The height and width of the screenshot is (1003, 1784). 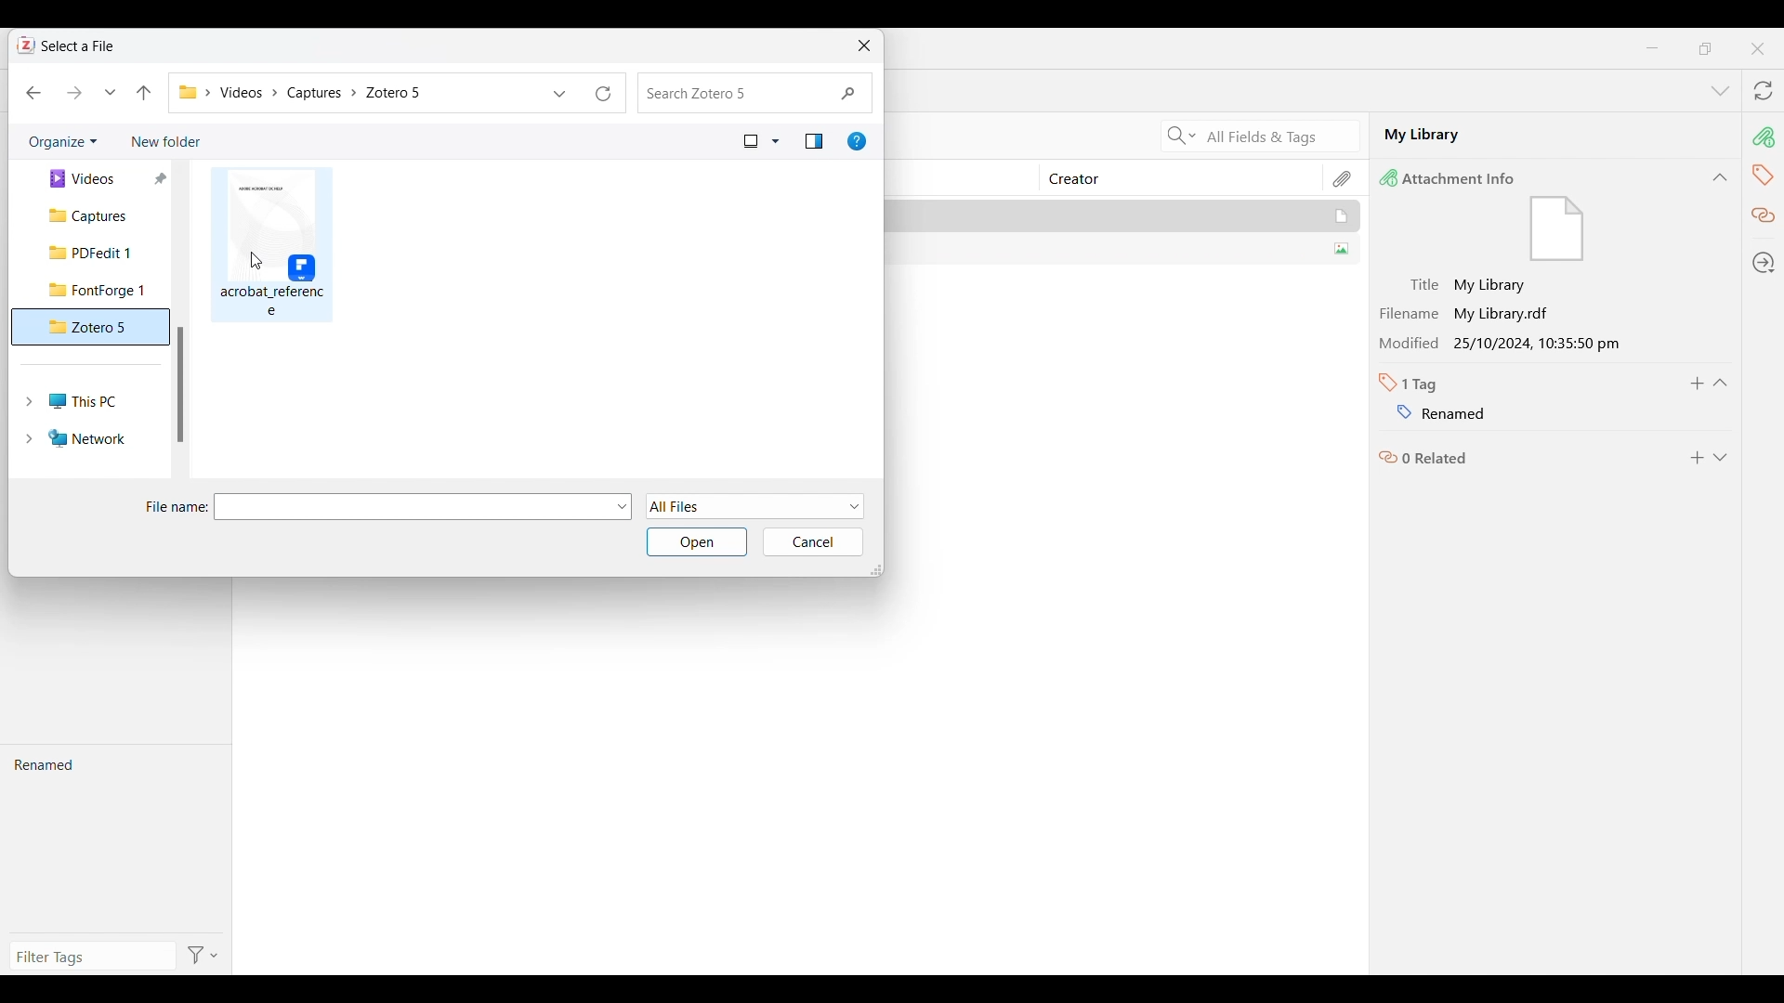 What do you see at coordinates (605, 93) in the screenshot?
I see `Refresh` at bounding box center [605, 93].